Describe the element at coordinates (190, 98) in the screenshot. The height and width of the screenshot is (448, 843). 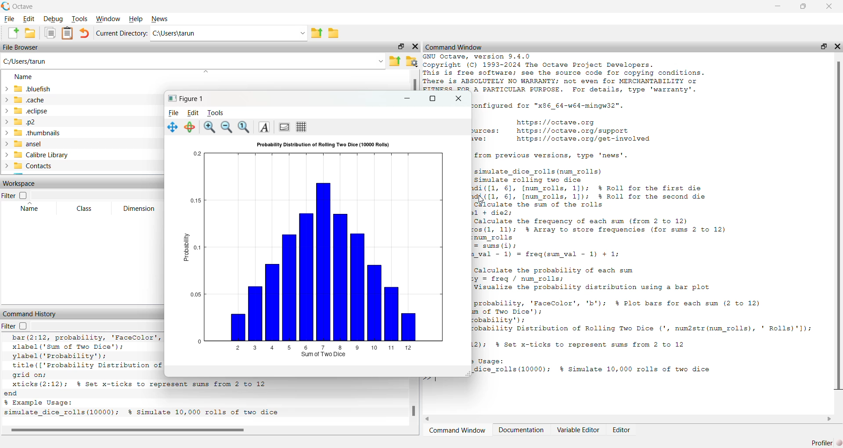
I see `Figure 1` at that location.